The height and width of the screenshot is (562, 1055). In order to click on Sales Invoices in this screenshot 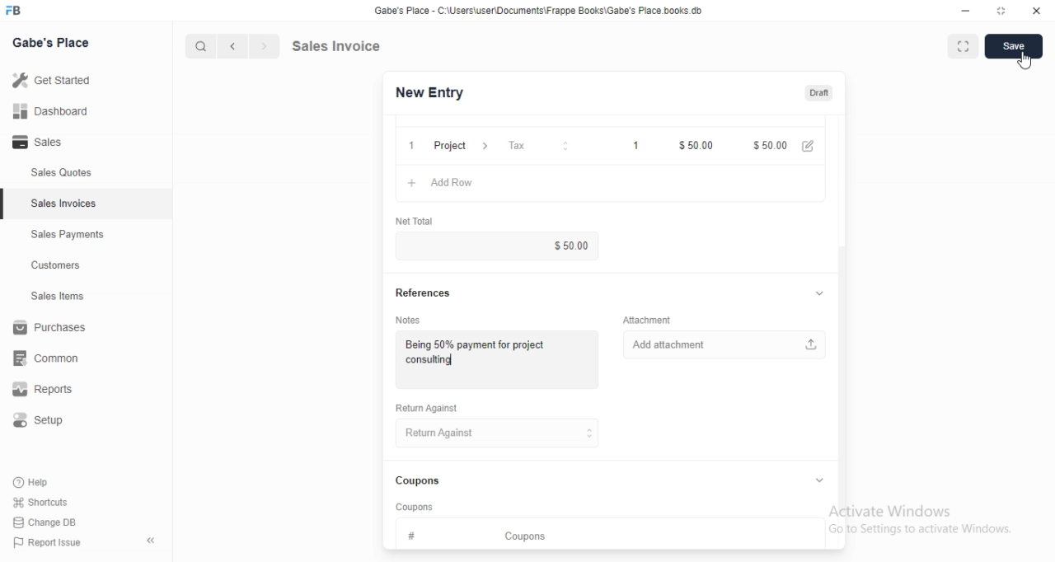, I will do `click(65, 204)`.